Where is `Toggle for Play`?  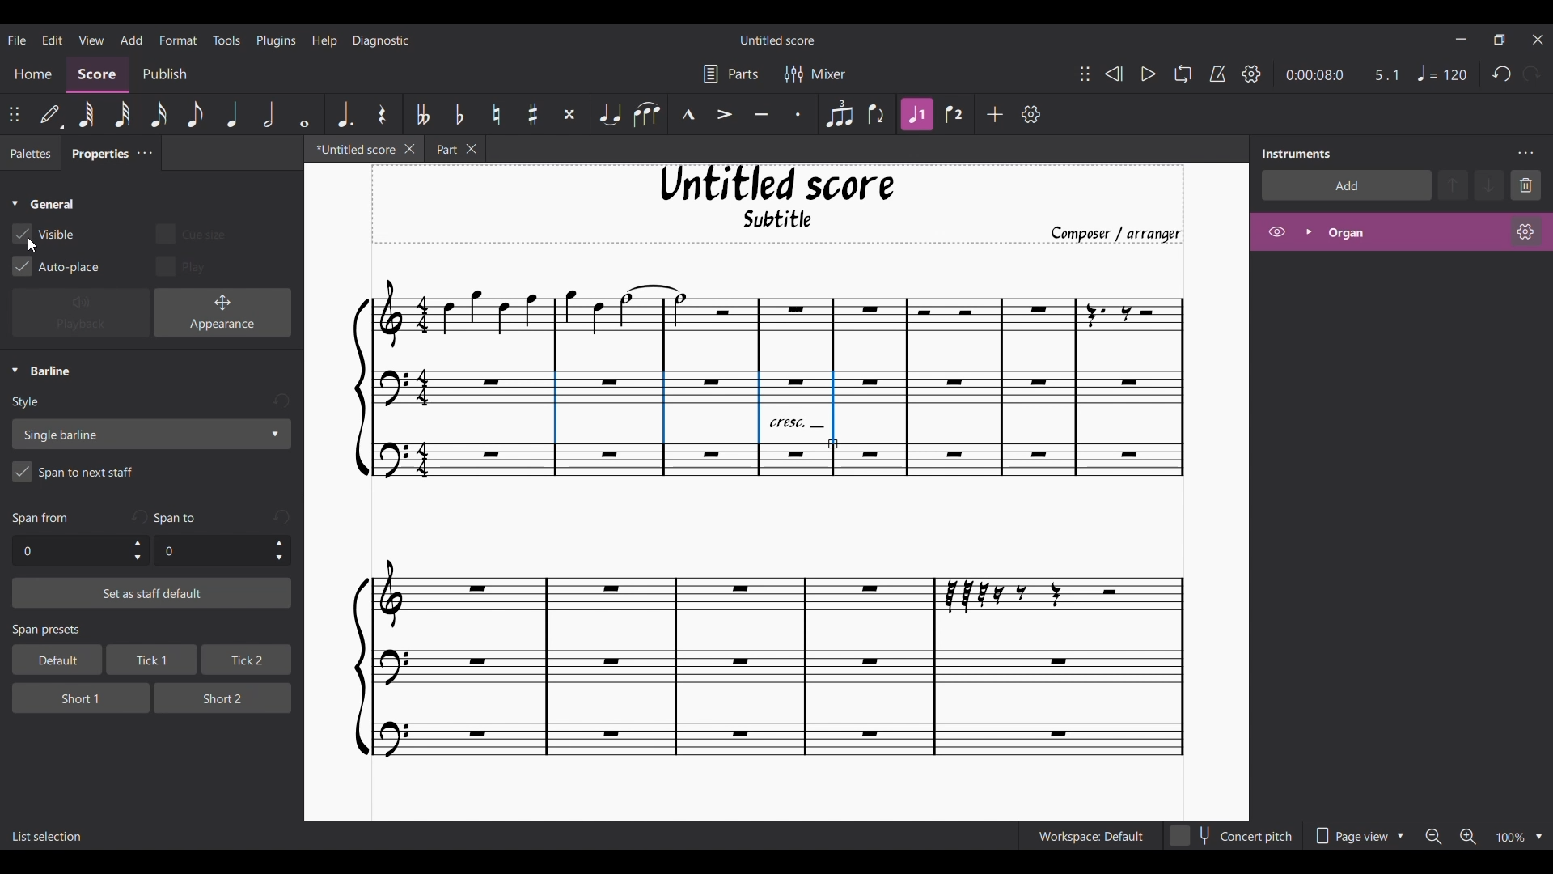
Toggle for Play is located at coordinates (182, 265).